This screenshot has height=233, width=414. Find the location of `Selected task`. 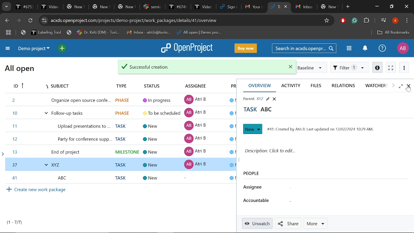

Selected task is located at coordinates (120, 164).